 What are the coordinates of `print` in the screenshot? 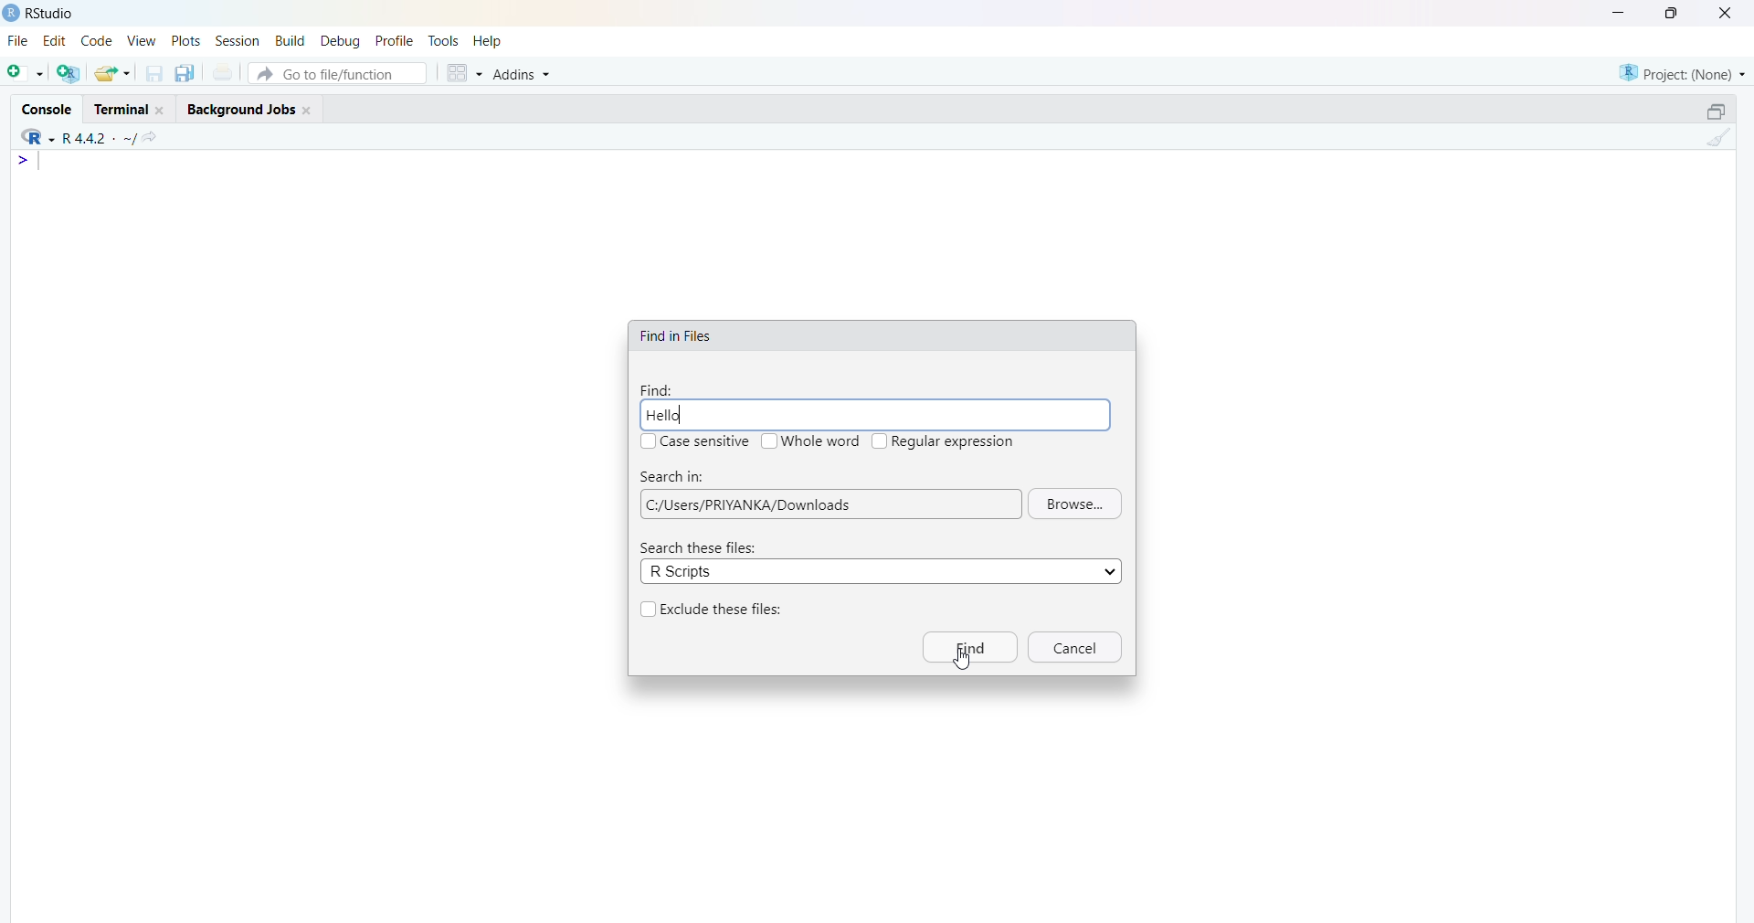 It's located at (224, 72).